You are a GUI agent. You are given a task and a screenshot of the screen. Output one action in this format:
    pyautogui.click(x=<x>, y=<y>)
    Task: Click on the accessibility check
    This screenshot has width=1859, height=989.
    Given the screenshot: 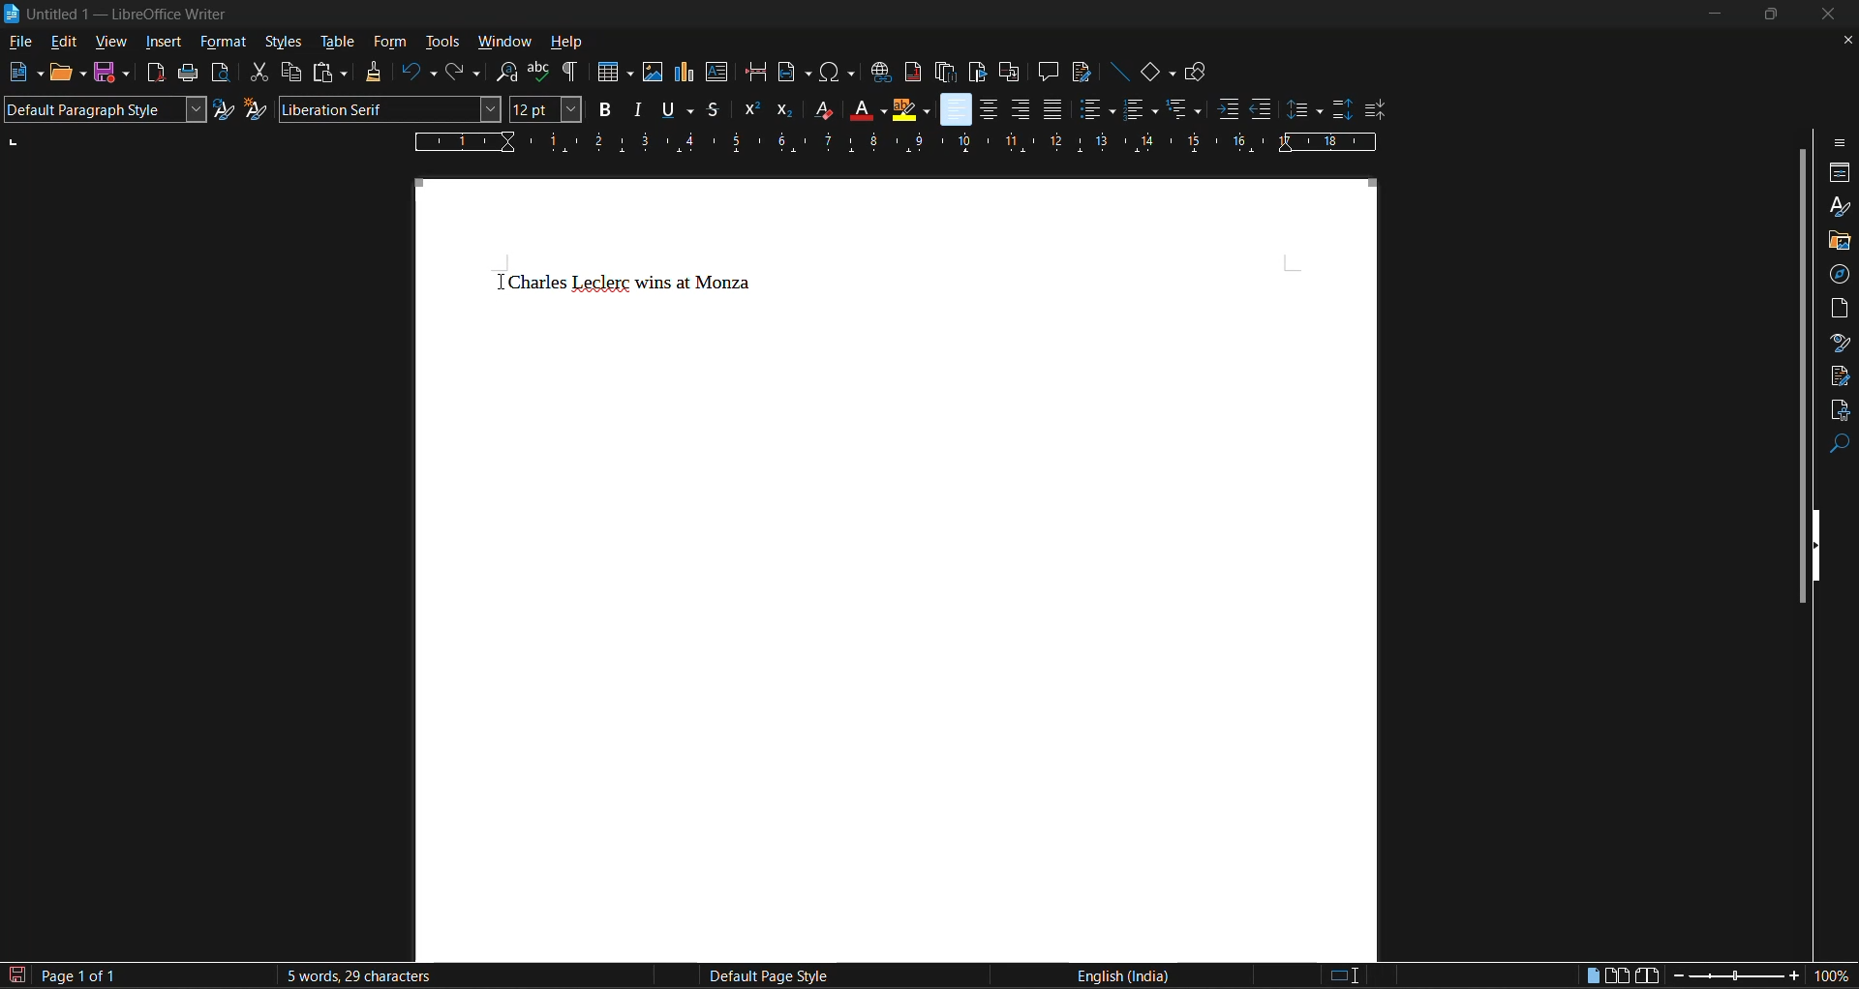 What is the action you would take?
    pyautogui.click(x=1838, y=411)
    